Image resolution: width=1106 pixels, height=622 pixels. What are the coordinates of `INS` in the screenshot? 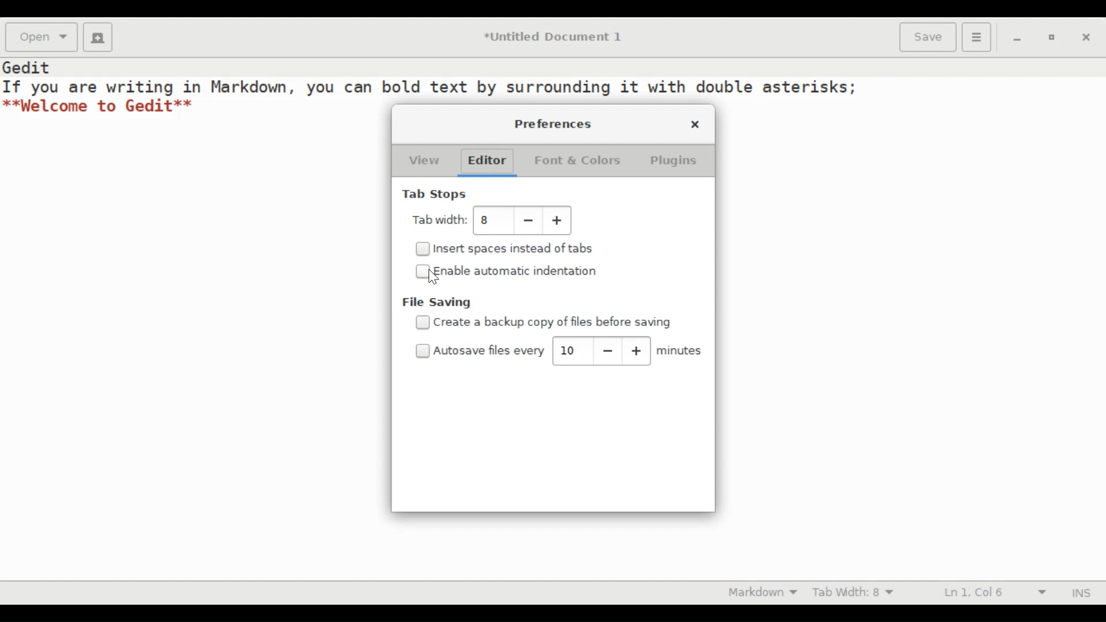 It's located at (1084, 592).